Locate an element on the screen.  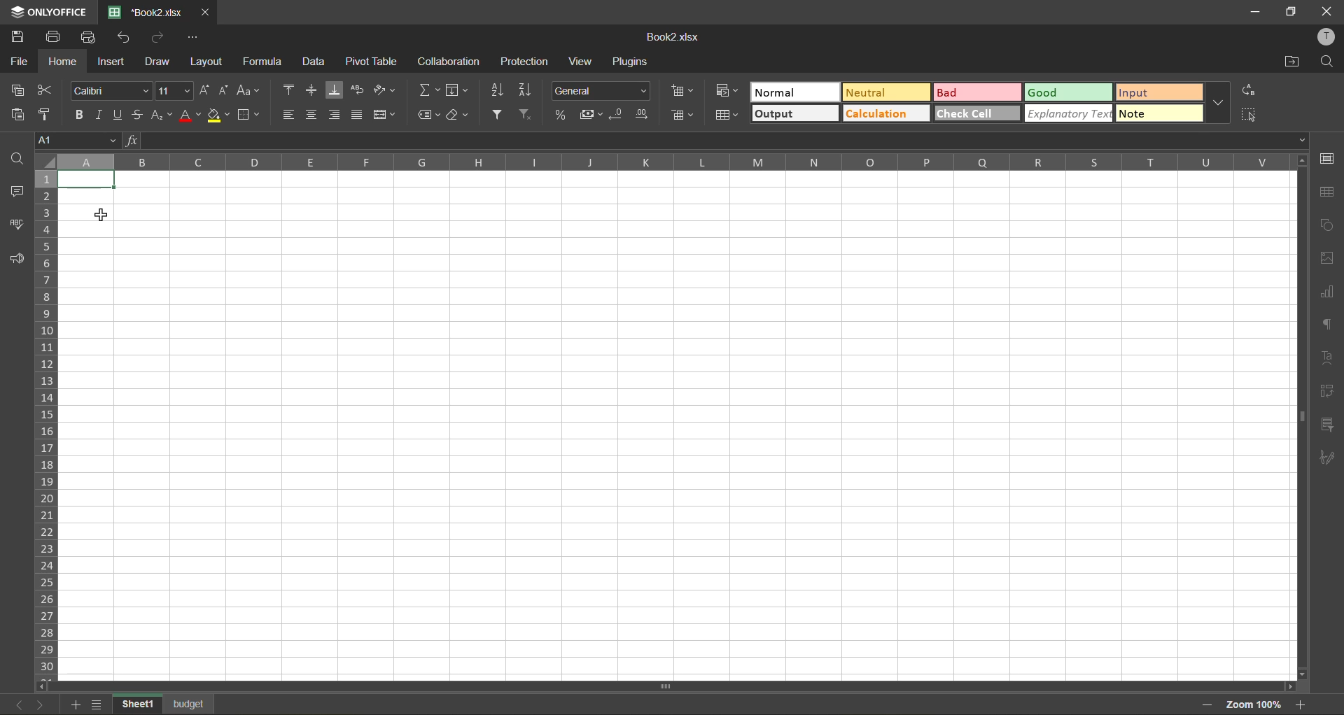
cell address is located at coordinates (79, 140).